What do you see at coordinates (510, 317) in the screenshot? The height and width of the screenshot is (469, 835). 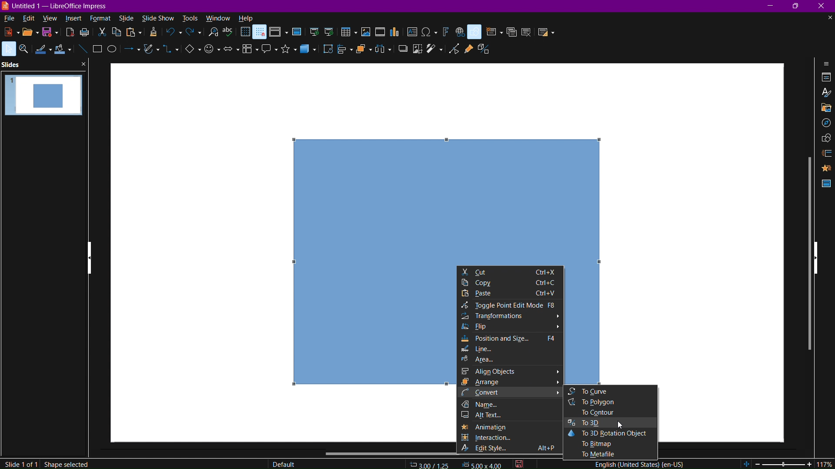 I see `Transformations` at bounding box center [510, 317].